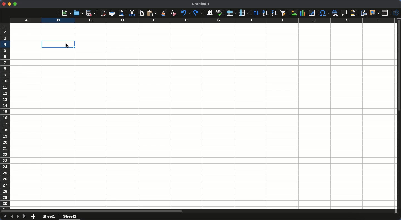 The width and height of the screenshot is (401, 220). Describe the element at coordinates (151, 13) in the screenshot. I see `Paste` at that location.